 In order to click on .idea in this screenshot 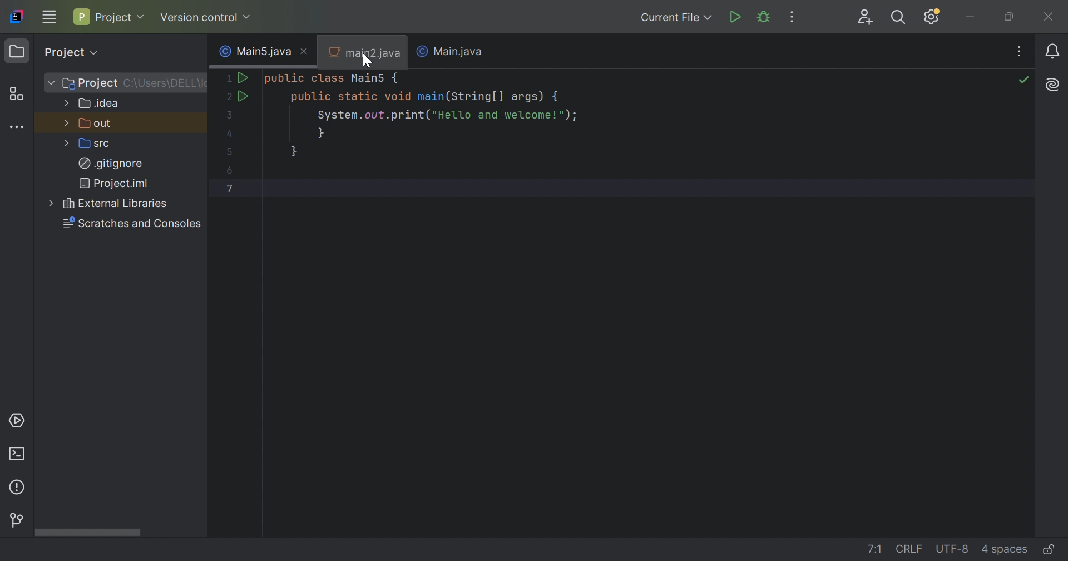, I will do `click(100, 104)`.